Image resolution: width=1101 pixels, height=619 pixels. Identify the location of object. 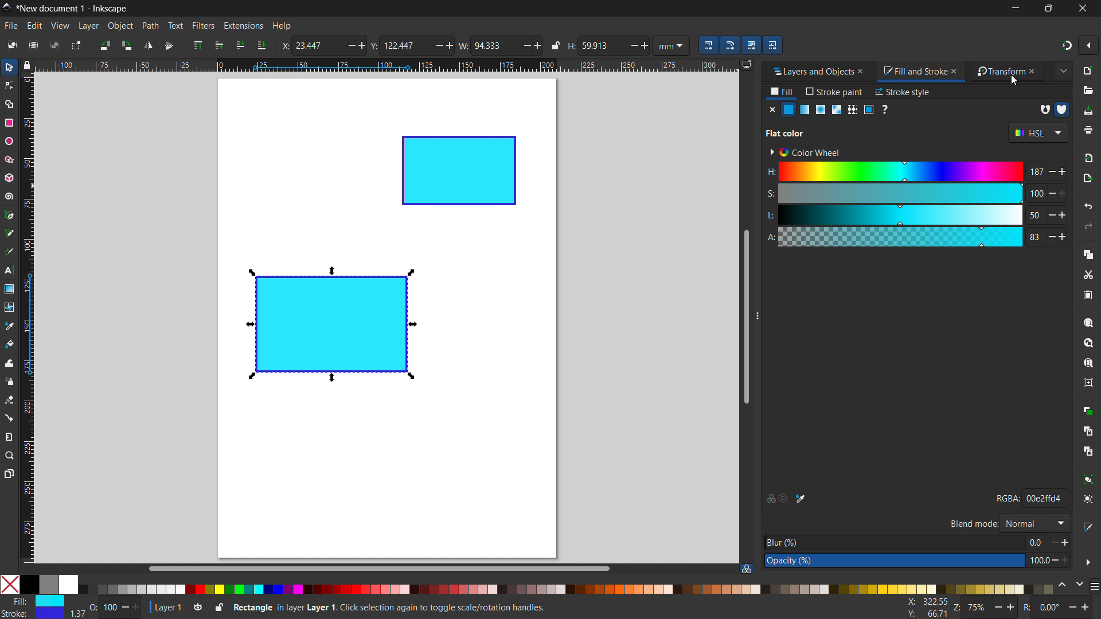
(120, 26).